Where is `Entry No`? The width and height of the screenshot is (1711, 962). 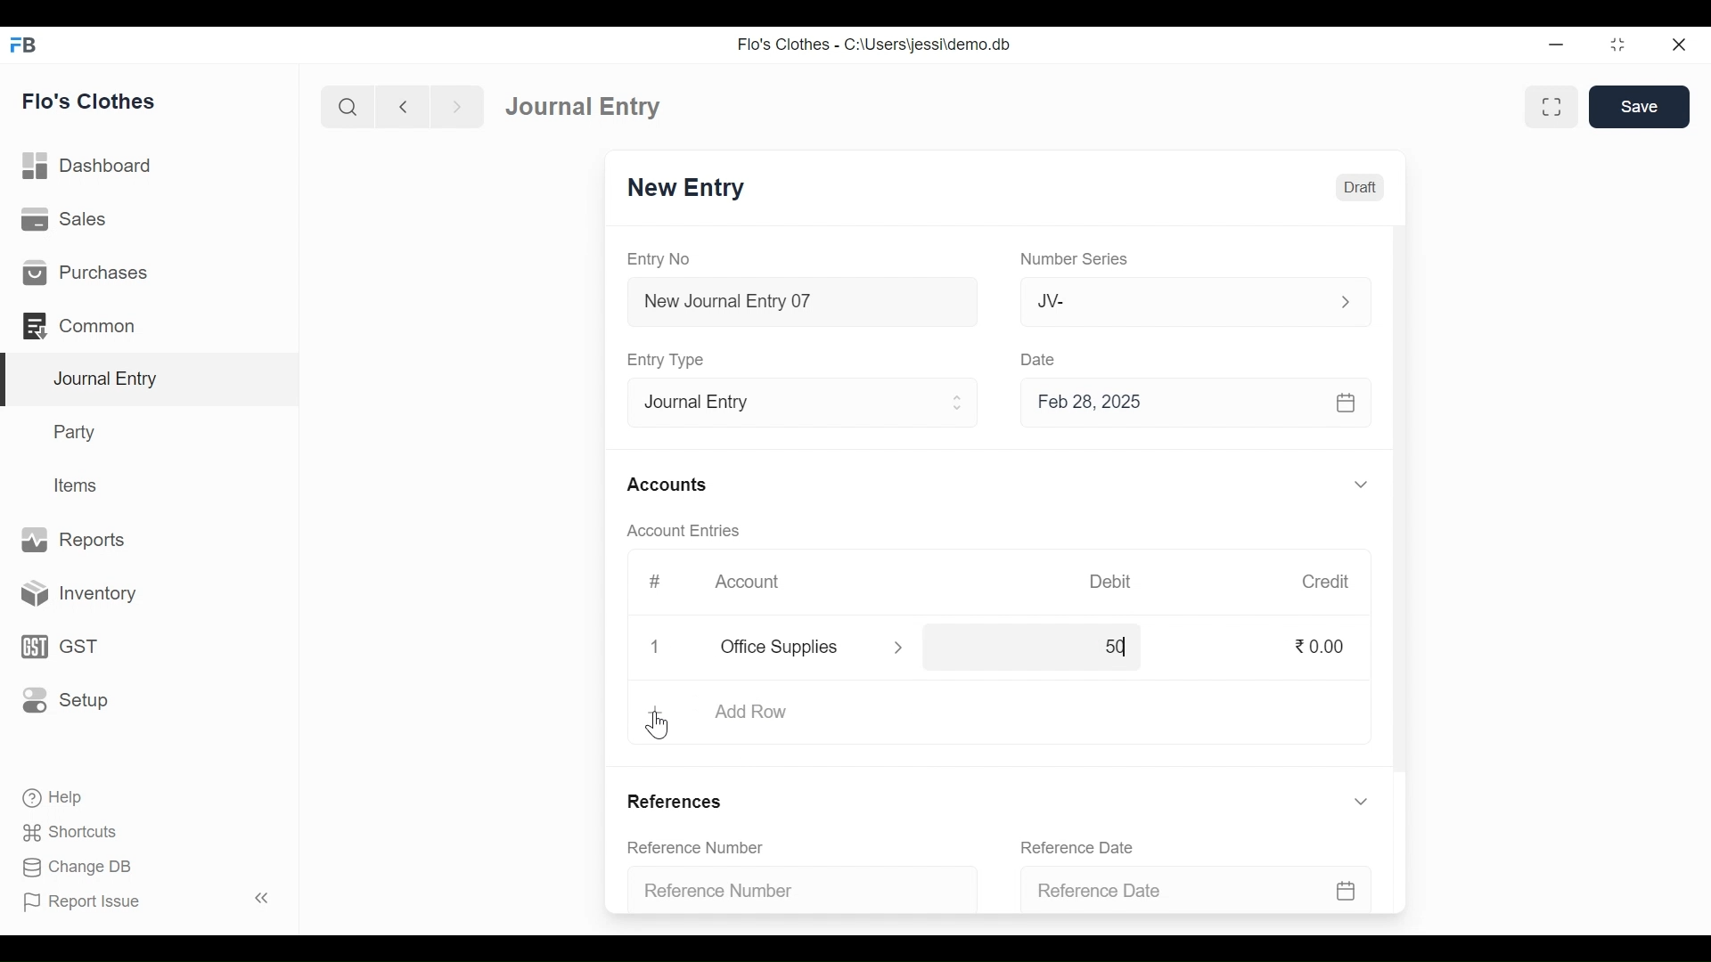 Entry No is located at coordinates (659, 258).